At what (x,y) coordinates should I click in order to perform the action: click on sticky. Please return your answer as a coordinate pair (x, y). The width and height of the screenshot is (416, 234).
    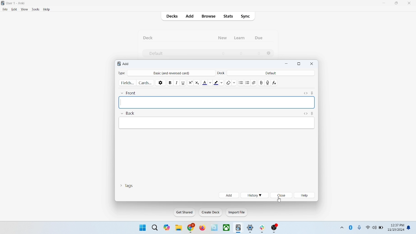
    Looking at the image, I should click on (312, 92).